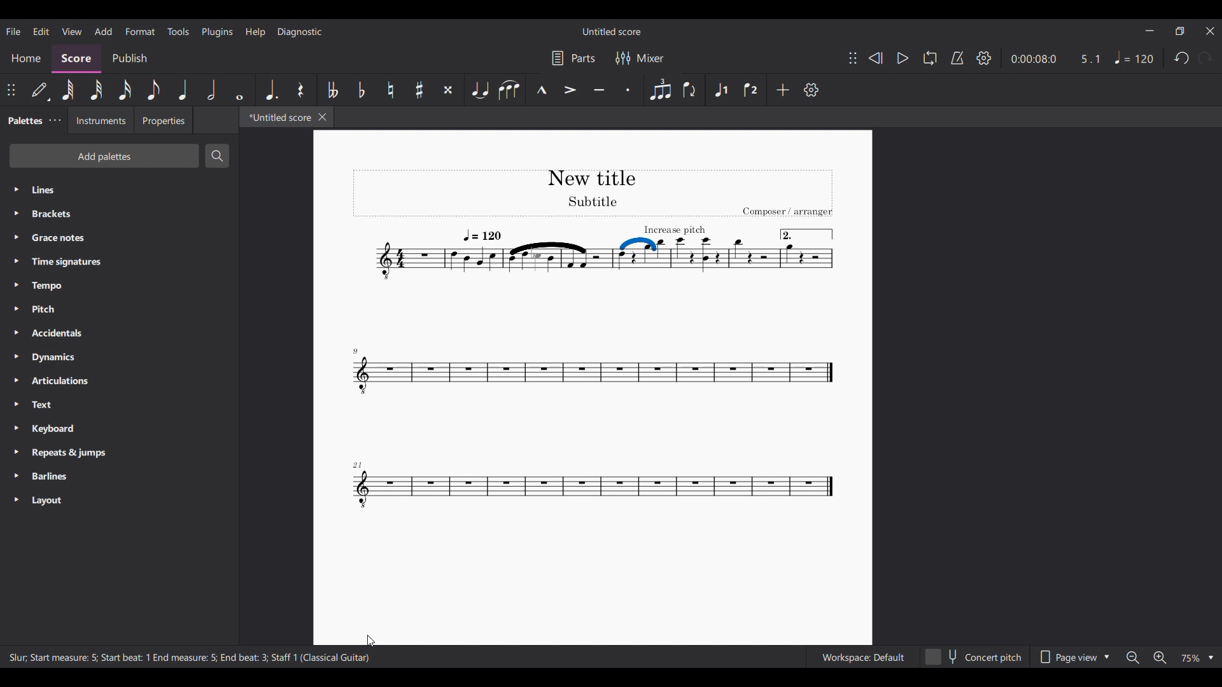 The width and height of the screenshot is (1222, 687). Describe the element at coordinates (592, 202) in the screenshot. I see `Title section off current score` at that location.